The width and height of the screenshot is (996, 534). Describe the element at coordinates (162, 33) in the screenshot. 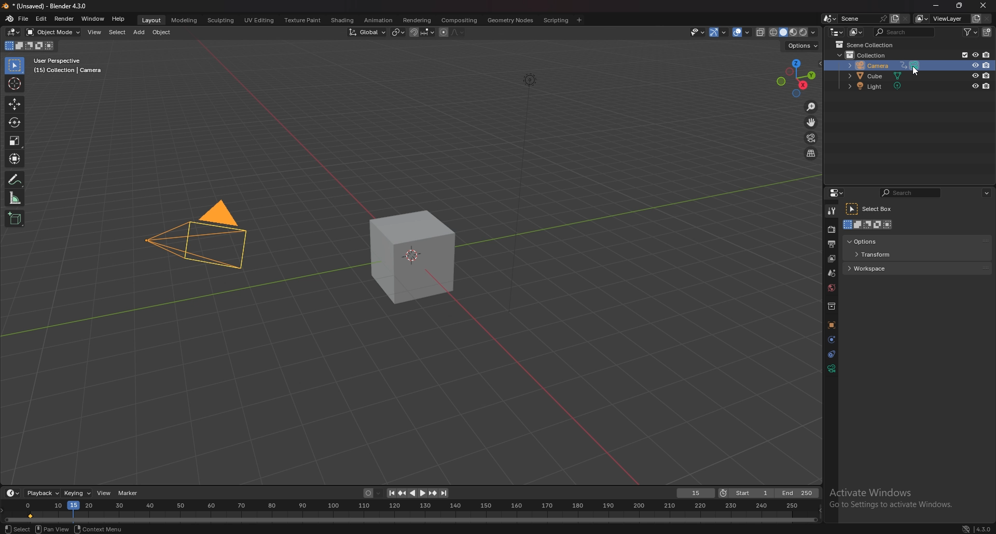

I see `object` at that location.